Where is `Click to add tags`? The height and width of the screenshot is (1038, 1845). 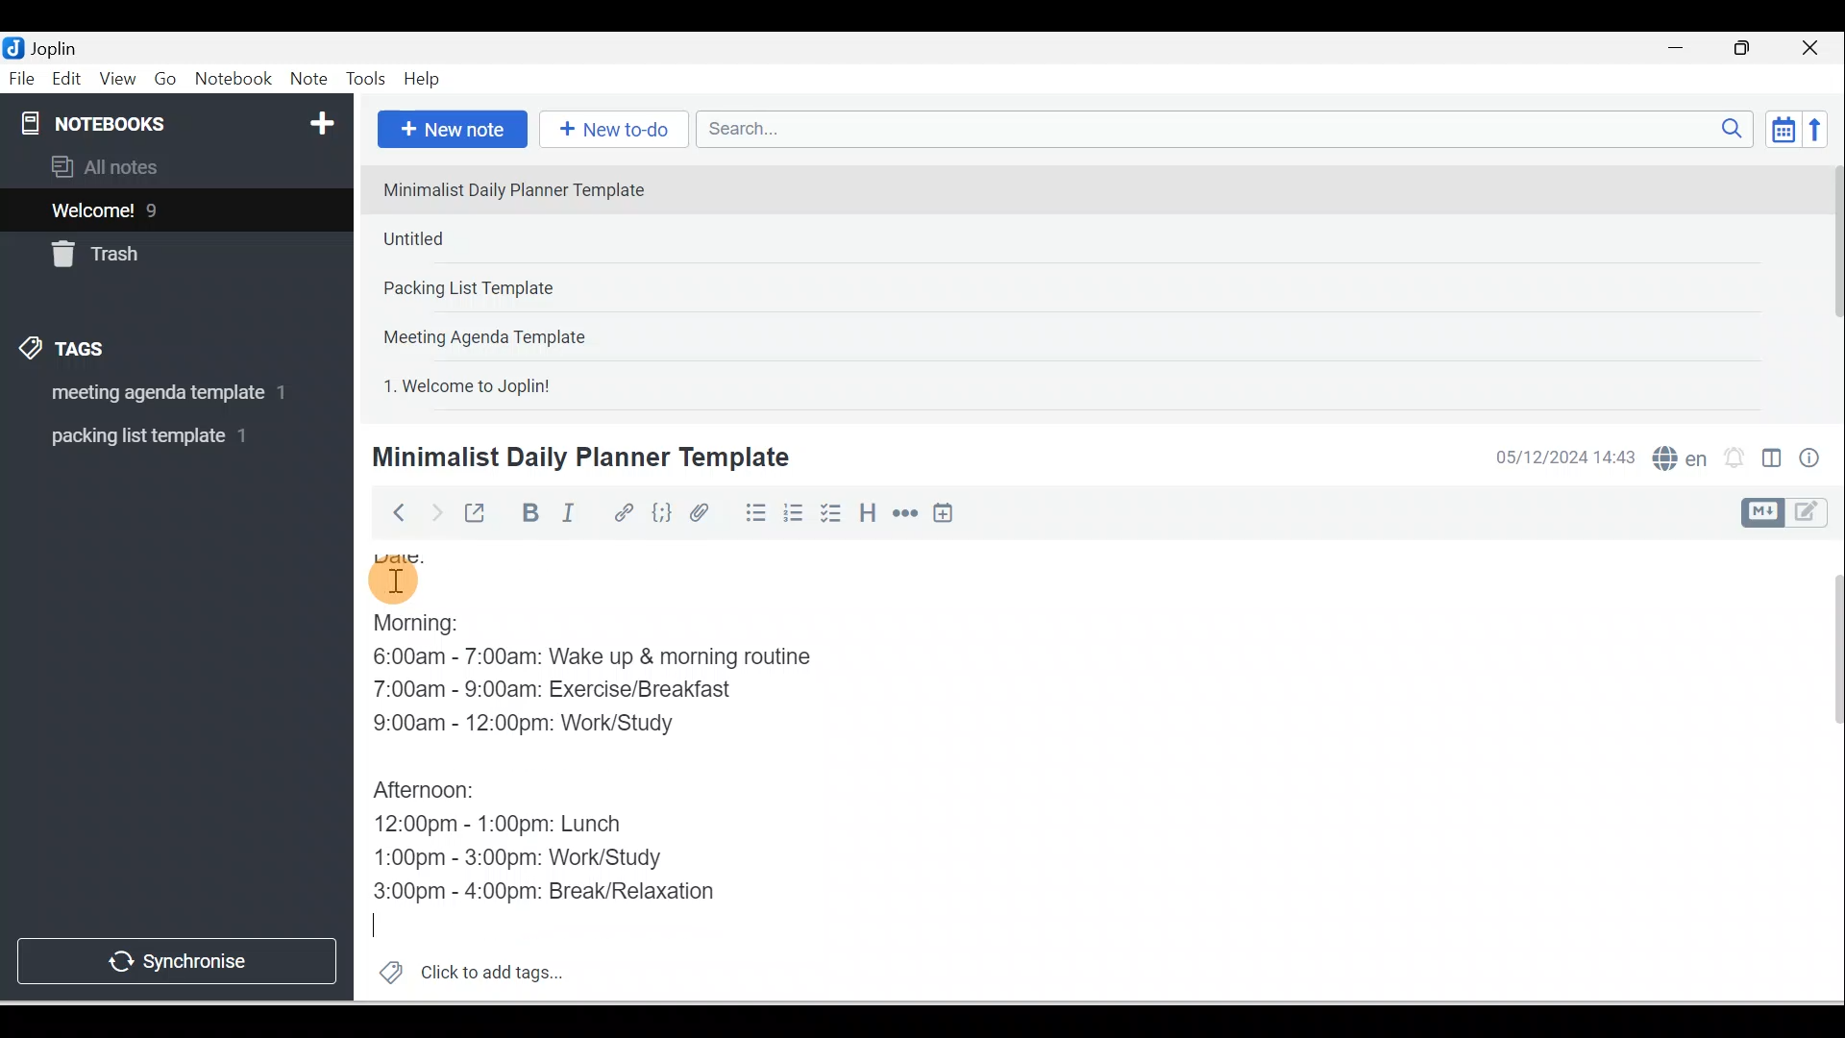
Click to add tags is located at coordinates (463, 970).